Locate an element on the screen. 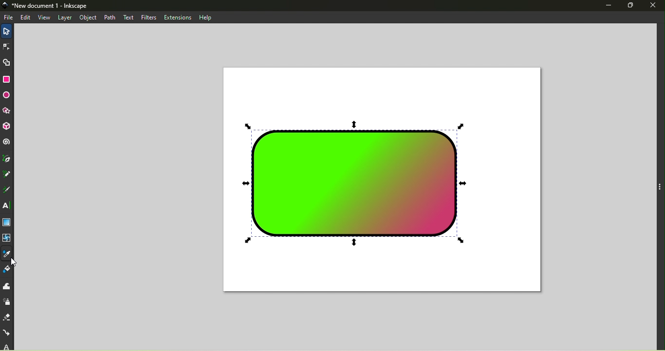 This screenshot has width=665, height=351. Spiral is located at coordinates (8, 142).